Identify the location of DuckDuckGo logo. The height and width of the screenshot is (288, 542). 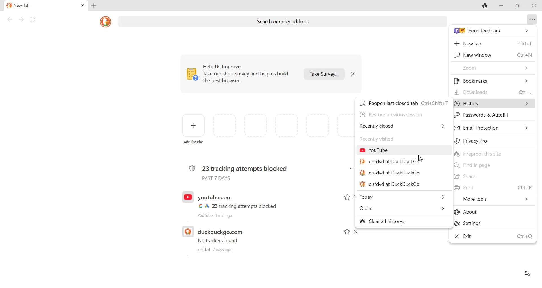
(106, 21).